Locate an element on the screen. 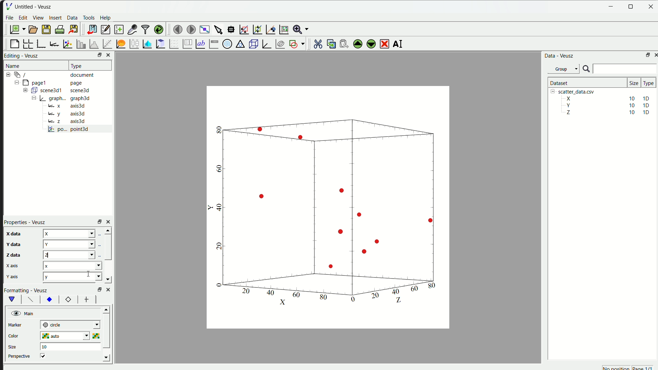  | next-tick is located at coordinates (73, 325).